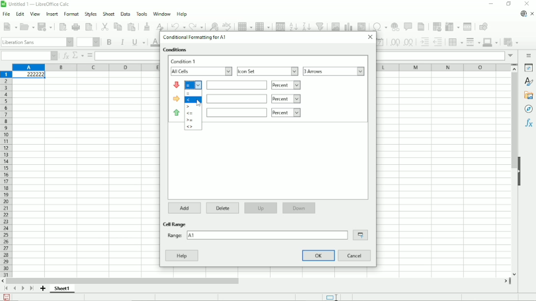 The width and height of the screenshot is (536, 301). Describe the element at coordinates (186, 208) in the screenshot. I see `Add` at that location.